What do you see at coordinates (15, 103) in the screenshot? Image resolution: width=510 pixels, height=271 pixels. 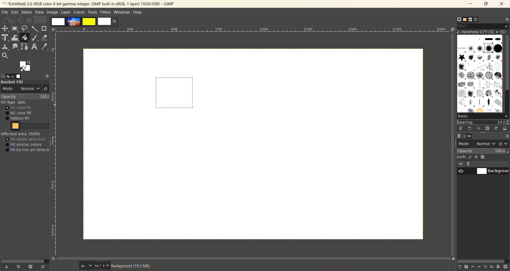 I see `fill type` at bounding box center [15, 103].